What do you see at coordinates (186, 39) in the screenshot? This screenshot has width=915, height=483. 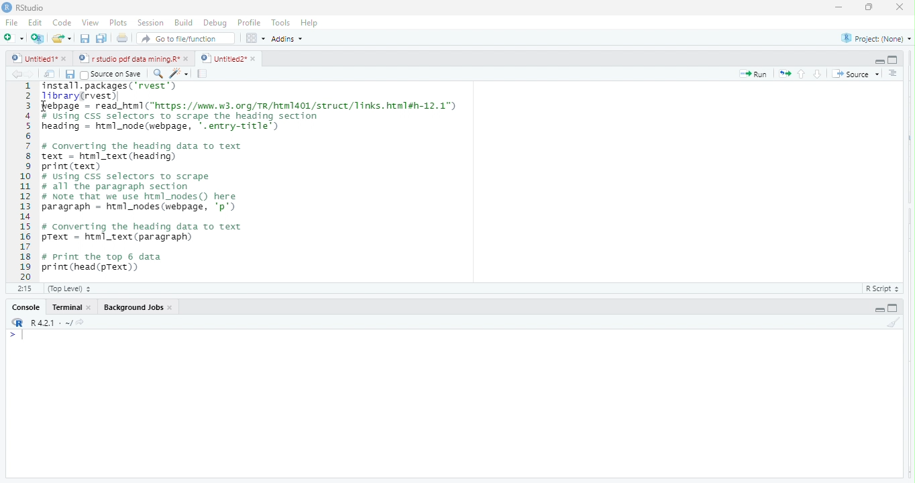 I see ` Go to file/function` at bounding box center [186, 39].